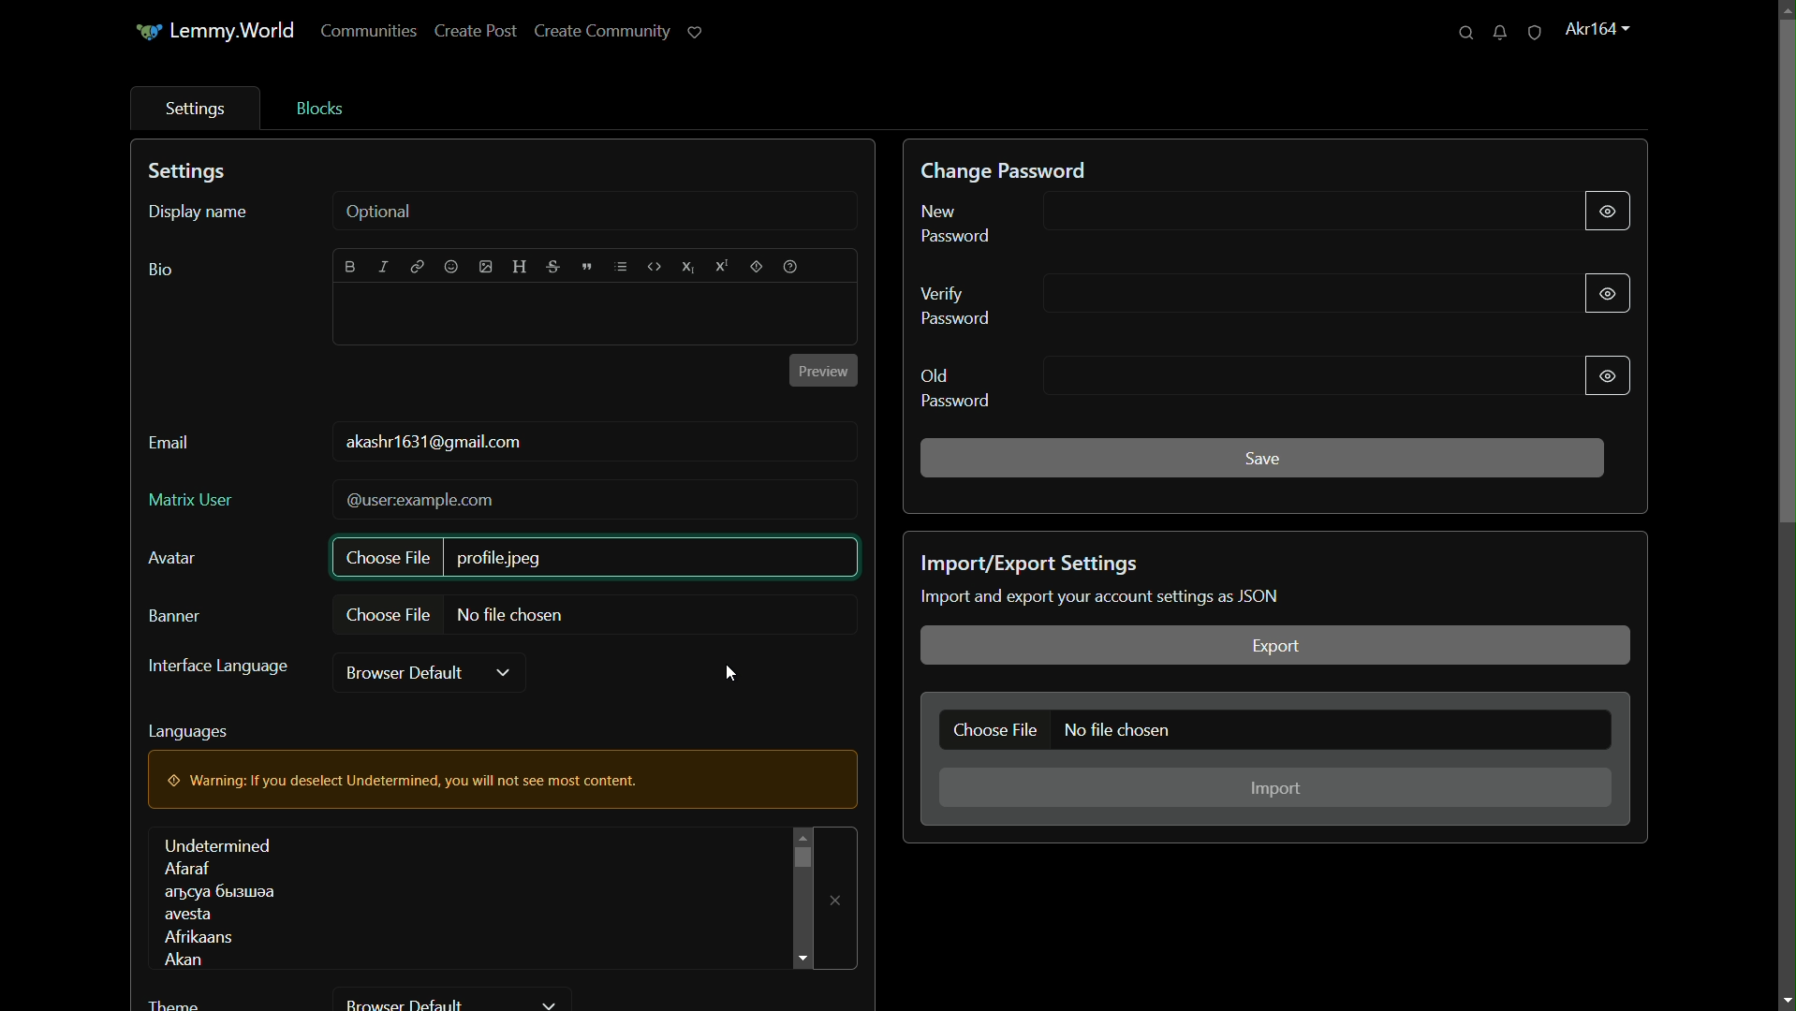  I want to click on save, so click(1263, 458).